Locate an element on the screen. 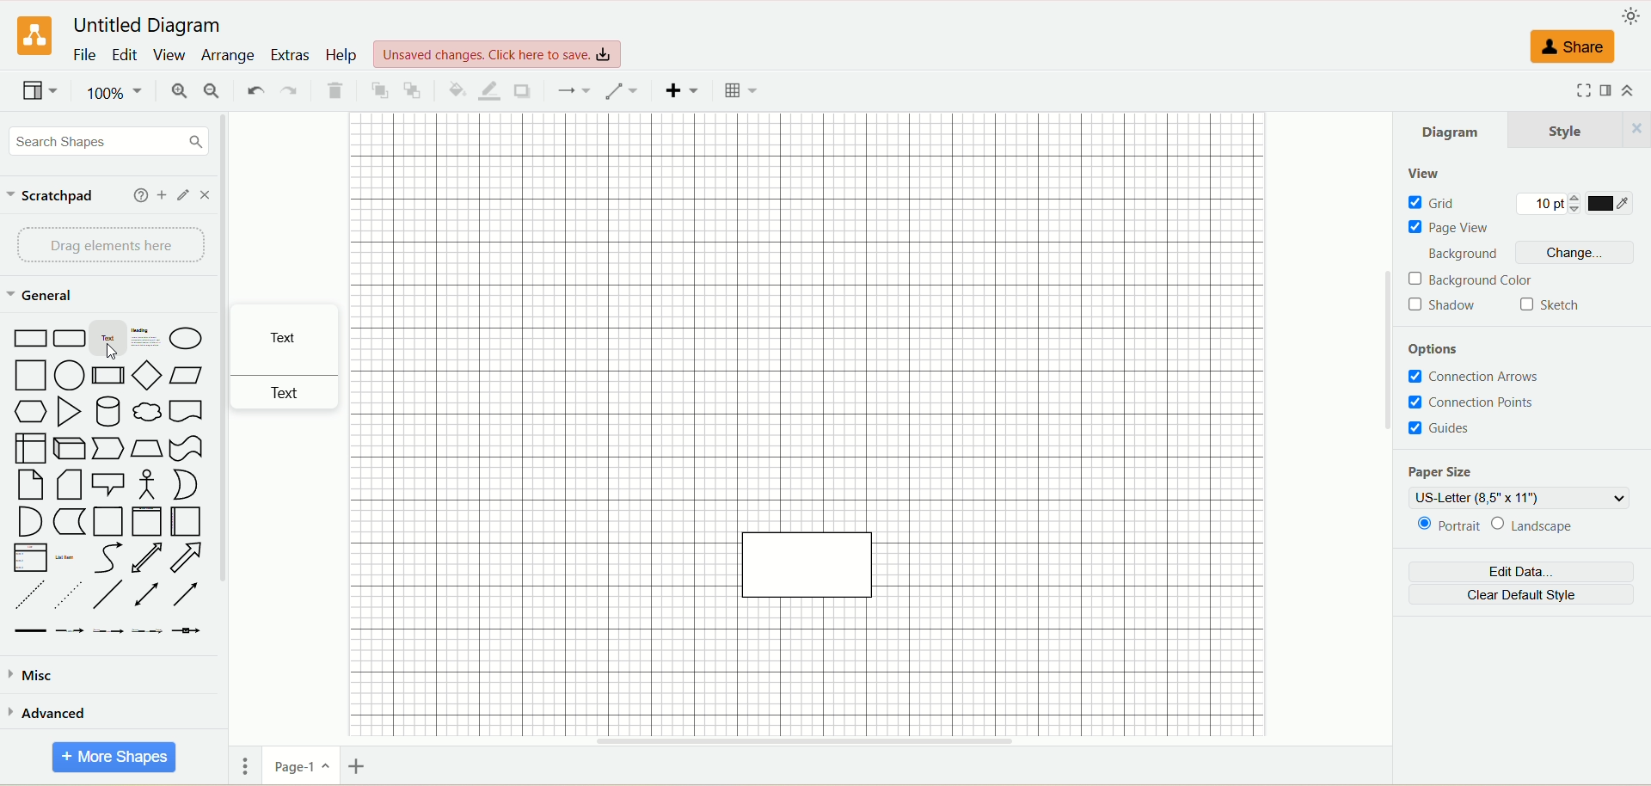 The width and height of the screenshot is (1651, 786). title is located at coordinates (145, 25).